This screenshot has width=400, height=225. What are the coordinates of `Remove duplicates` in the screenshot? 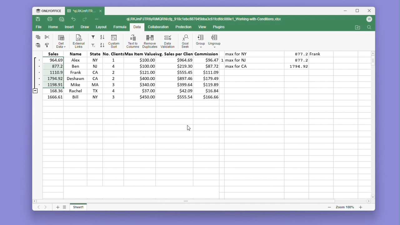 It's located at (150, 41).